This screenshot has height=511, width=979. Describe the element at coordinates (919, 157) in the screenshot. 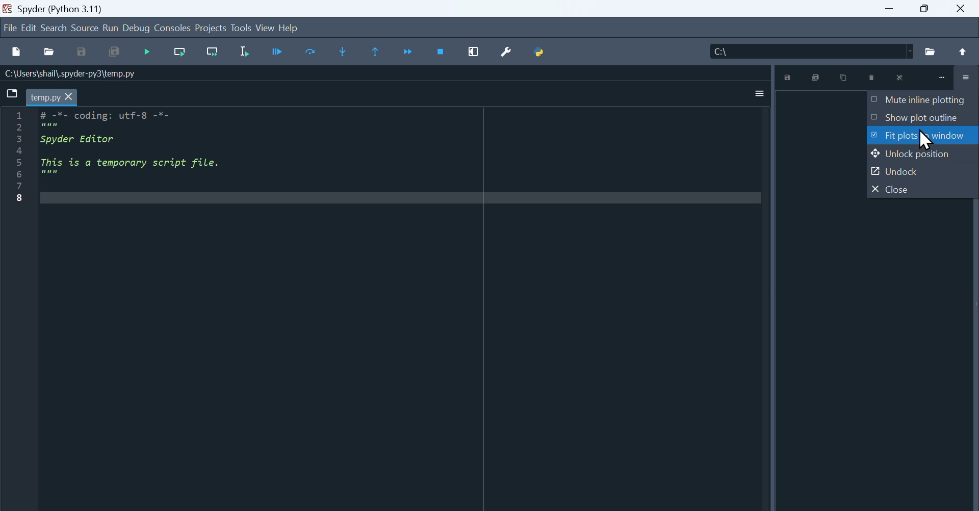

I see `Unlock position` at that location.